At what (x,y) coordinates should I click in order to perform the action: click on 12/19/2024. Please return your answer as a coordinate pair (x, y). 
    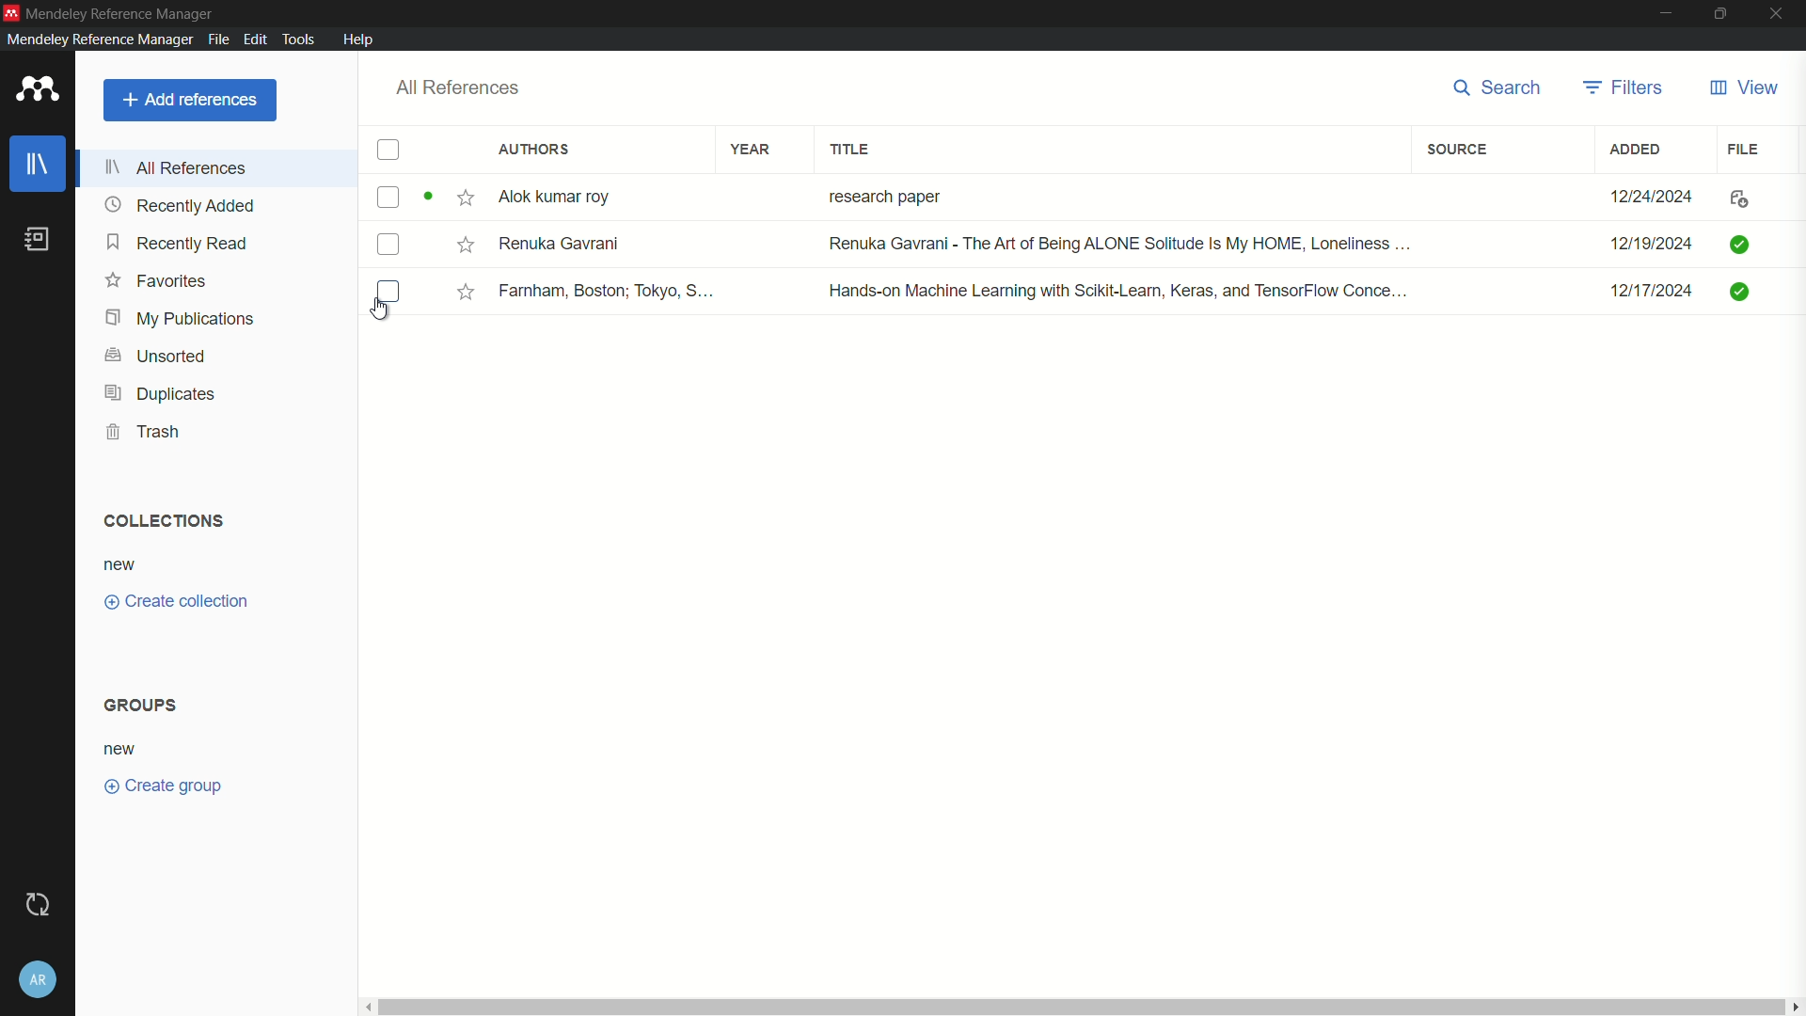
    Looking at the image, I should click on (1649, 242).